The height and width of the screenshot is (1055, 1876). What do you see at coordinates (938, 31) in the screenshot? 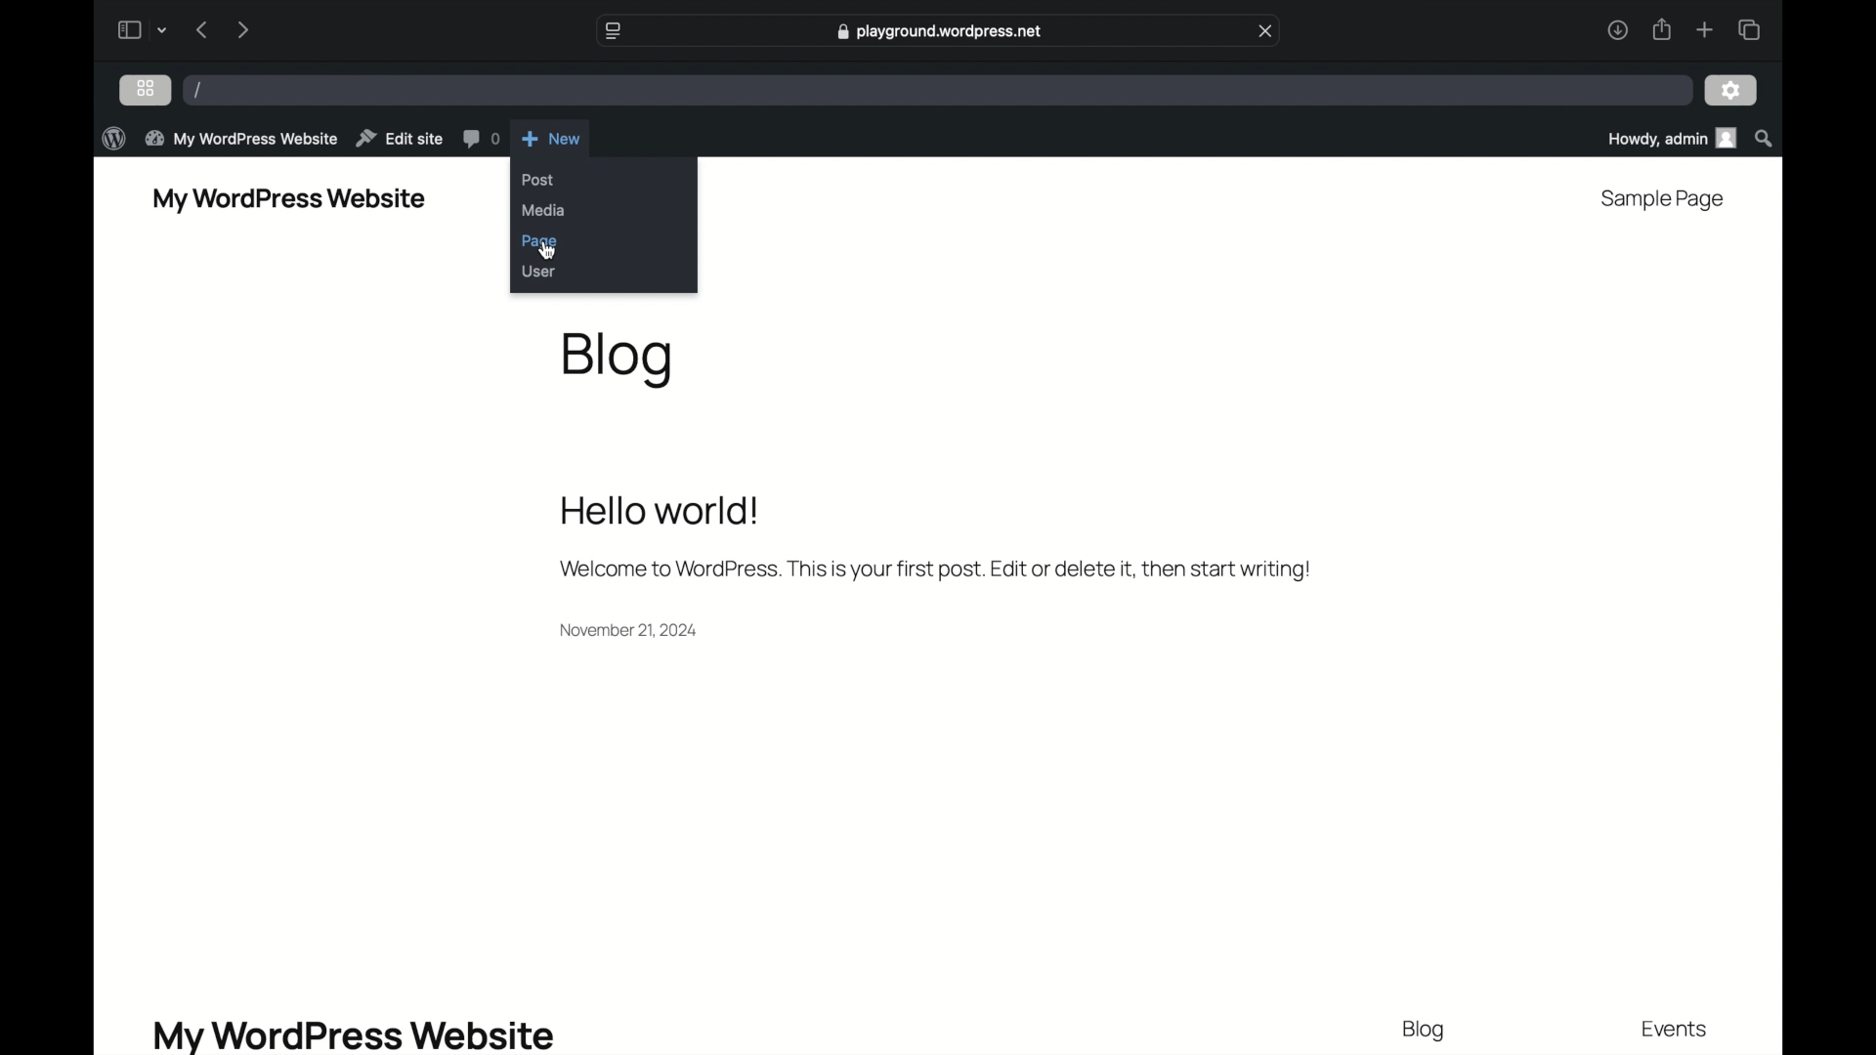
I see `web address` at bounding box center [938, 31].